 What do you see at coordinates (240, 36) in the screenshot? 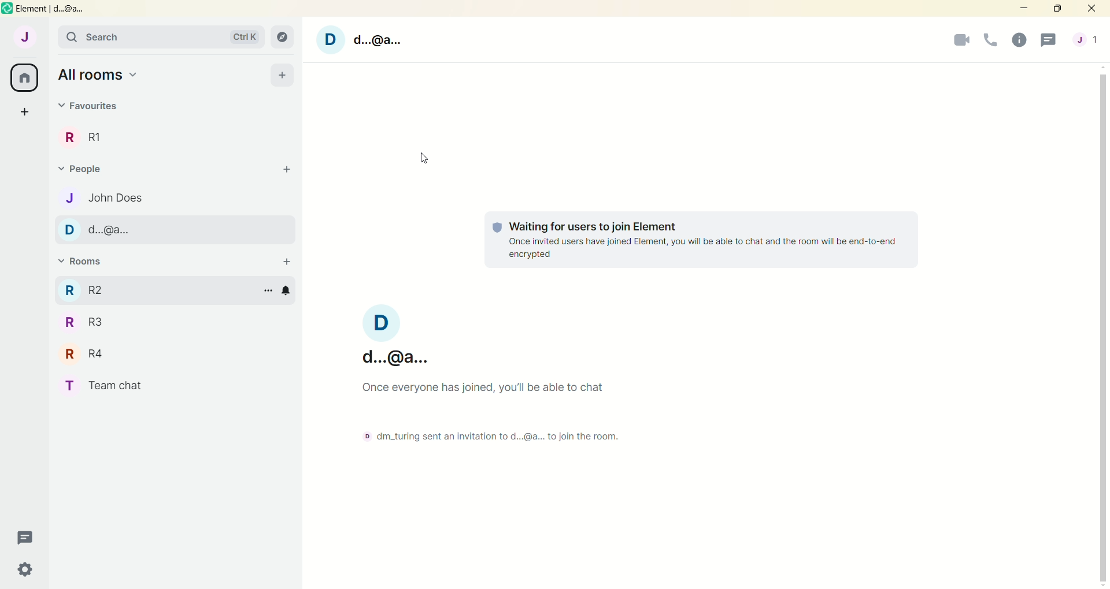
I see `Ctrl K` at bounding box center [240, 36].